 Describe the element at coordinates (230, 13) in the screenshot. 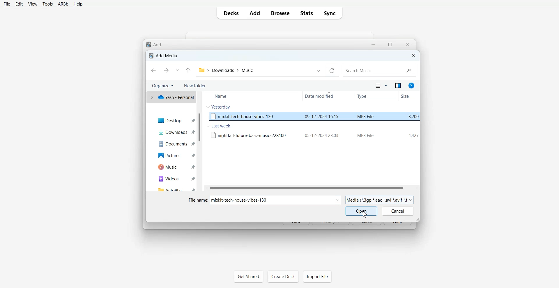

I see `Decks` at that location.